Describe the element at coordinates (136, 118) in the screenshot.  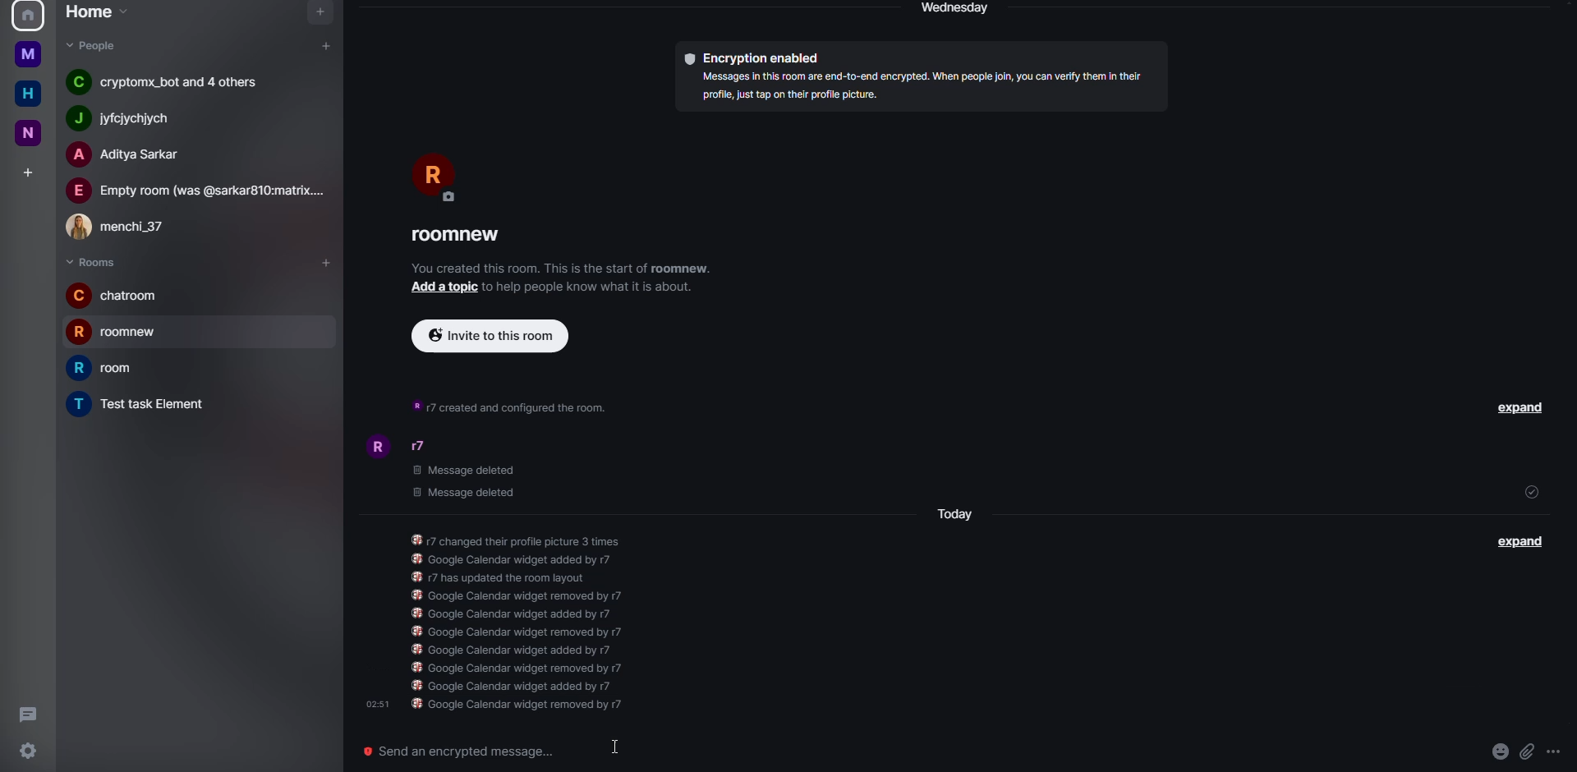
I see `people` at that location.